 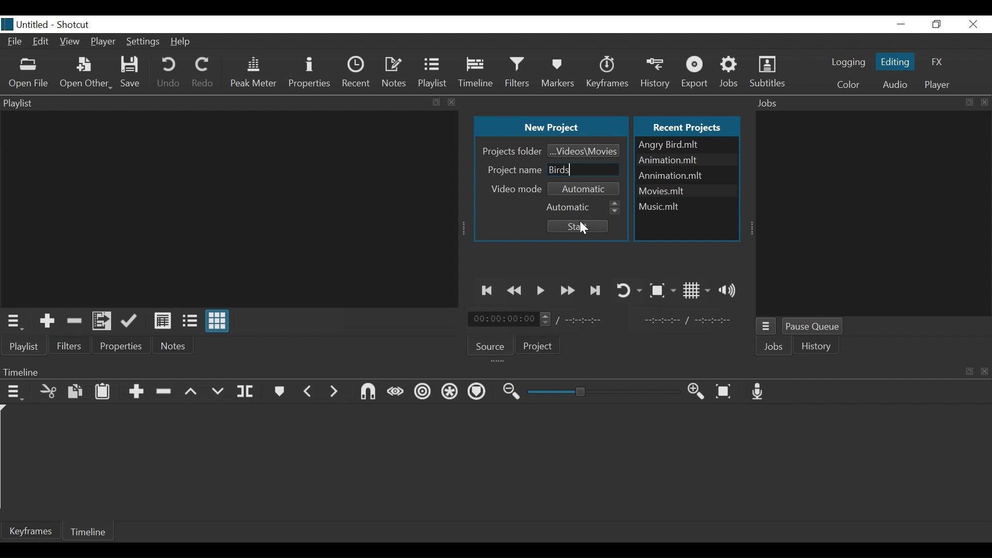 I want to click on Open Other, so click(x=85, y=74).